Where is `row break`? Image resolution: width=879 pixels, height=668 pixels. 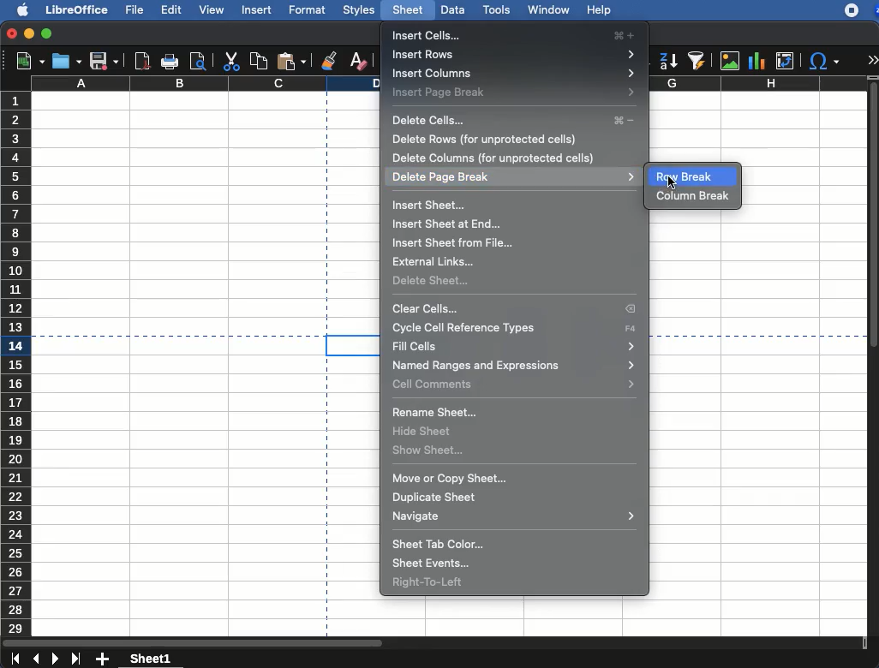
row break is located at coordinates (690, 177).